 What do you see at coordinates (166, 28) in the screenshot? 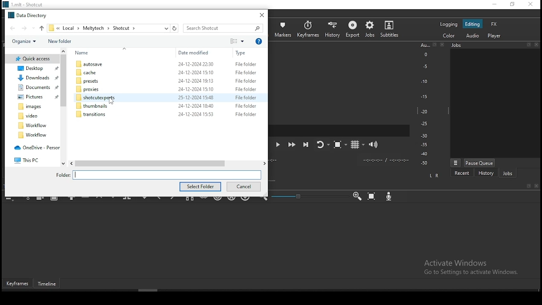
I see `recent locations` at bounding box center [166, 28].